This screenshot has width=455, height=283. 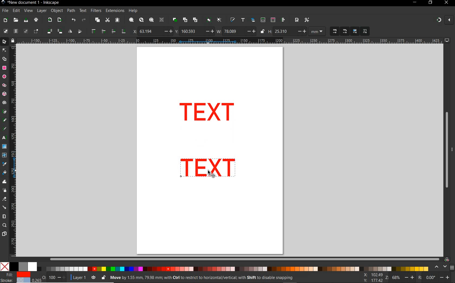 What do you see at coordinates (117, 20) in the screenshot?
I see `paste` at bounding box center [117, 20].